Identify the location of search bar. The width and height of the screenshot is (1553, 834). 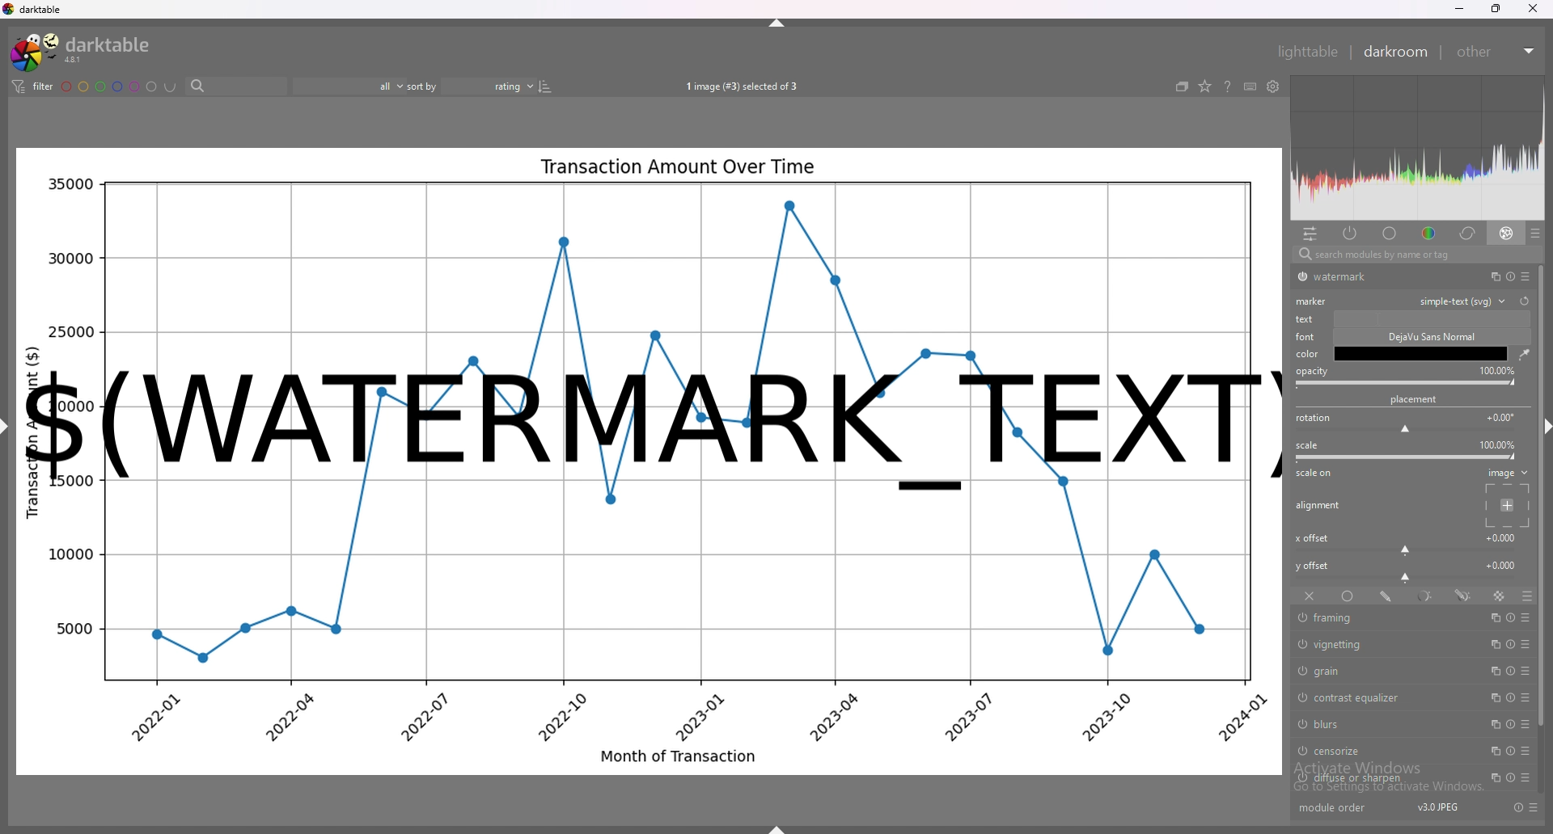
(1412, 255).